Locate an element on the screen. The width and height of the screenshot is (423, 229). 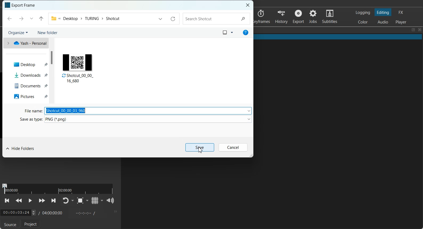
Show volume control is located at coordinates (111, 201).